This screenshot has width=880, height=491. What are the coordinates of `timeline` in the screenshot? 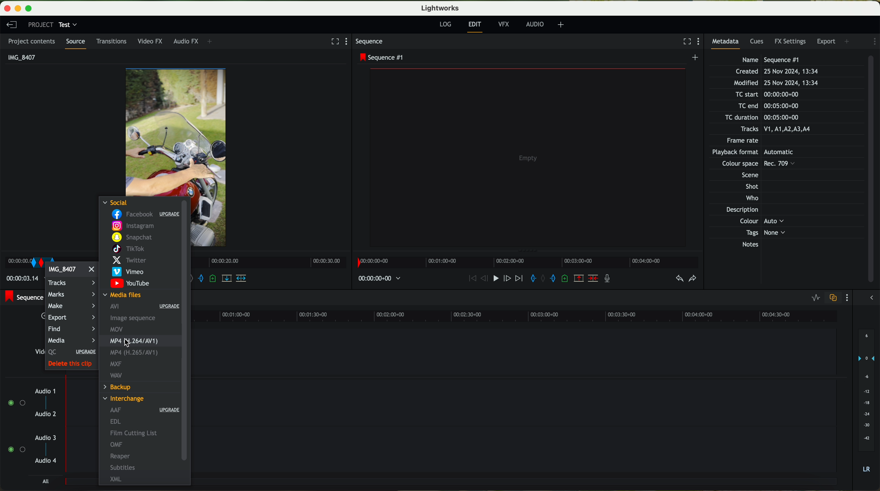 It's located at (517, 315).